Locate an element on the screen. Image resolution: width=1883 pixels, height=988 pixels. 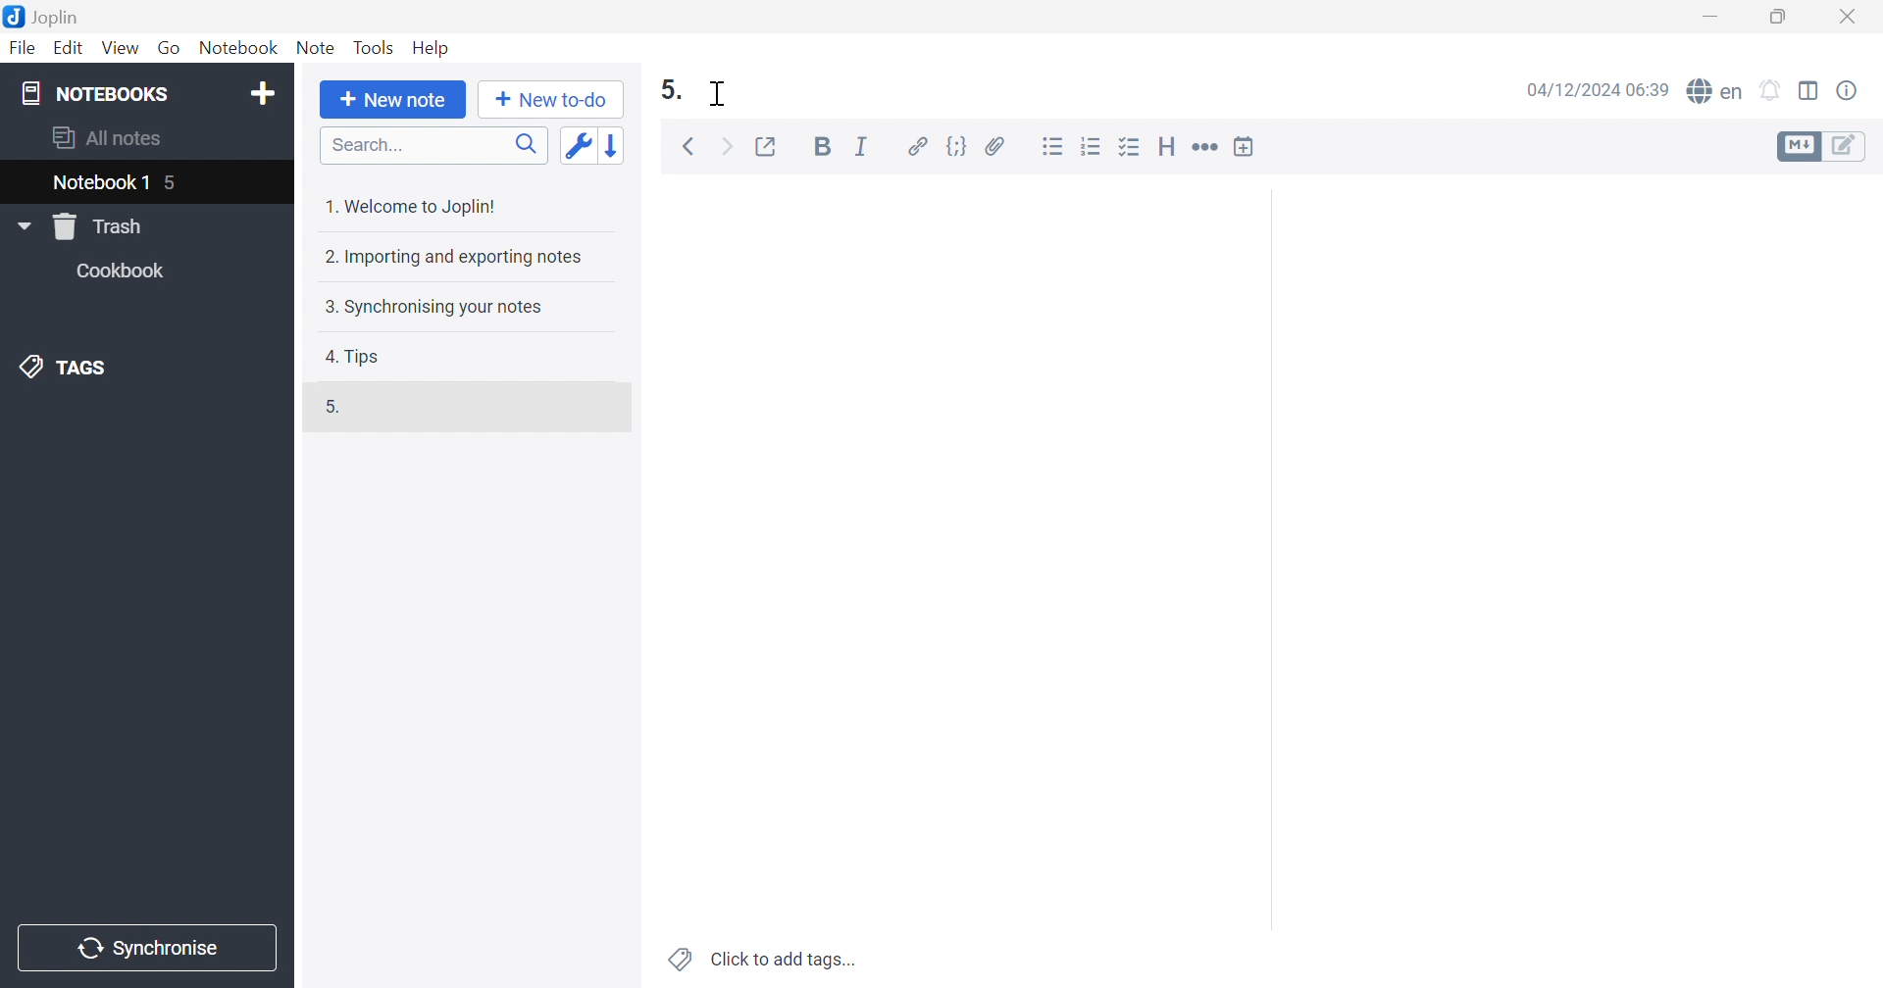
Bulleted list is located at coordinates (1052, 147).